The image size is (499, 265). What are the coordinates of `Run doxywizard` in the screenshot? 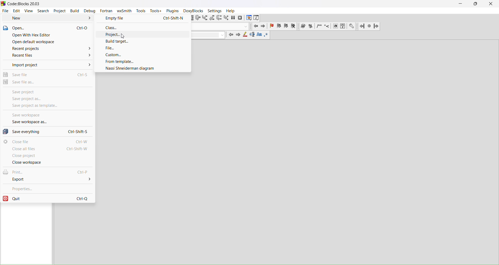 It's located at (303, 27).